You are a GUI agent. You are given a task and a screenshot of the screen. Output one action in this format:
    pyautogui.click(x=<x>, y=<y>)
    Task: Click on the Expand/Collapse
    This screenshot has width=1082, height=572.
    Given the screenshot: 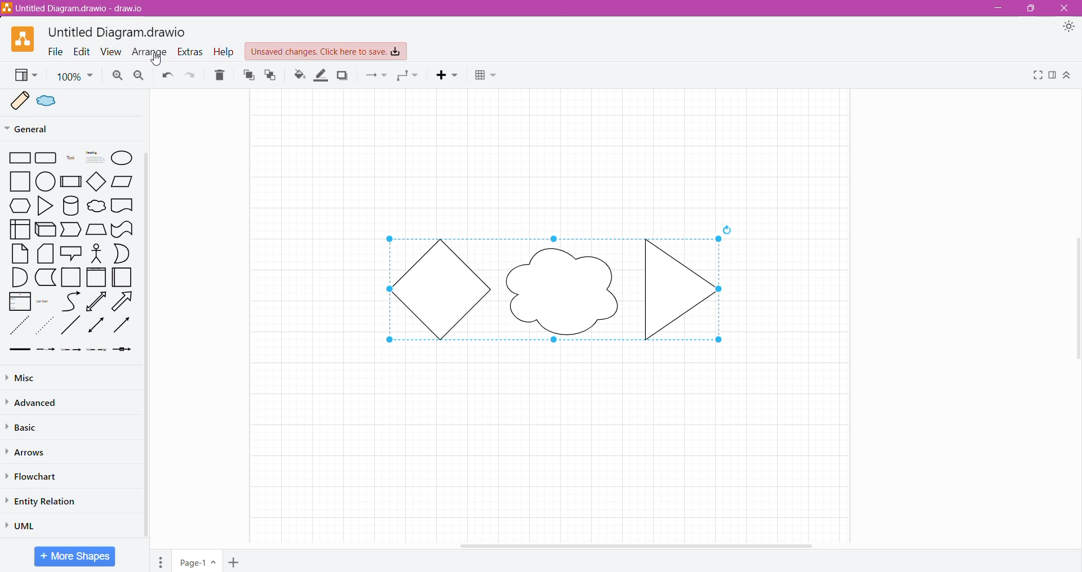 What is the action you would take?
    pyautogui.click(x=1067, y=77)
    